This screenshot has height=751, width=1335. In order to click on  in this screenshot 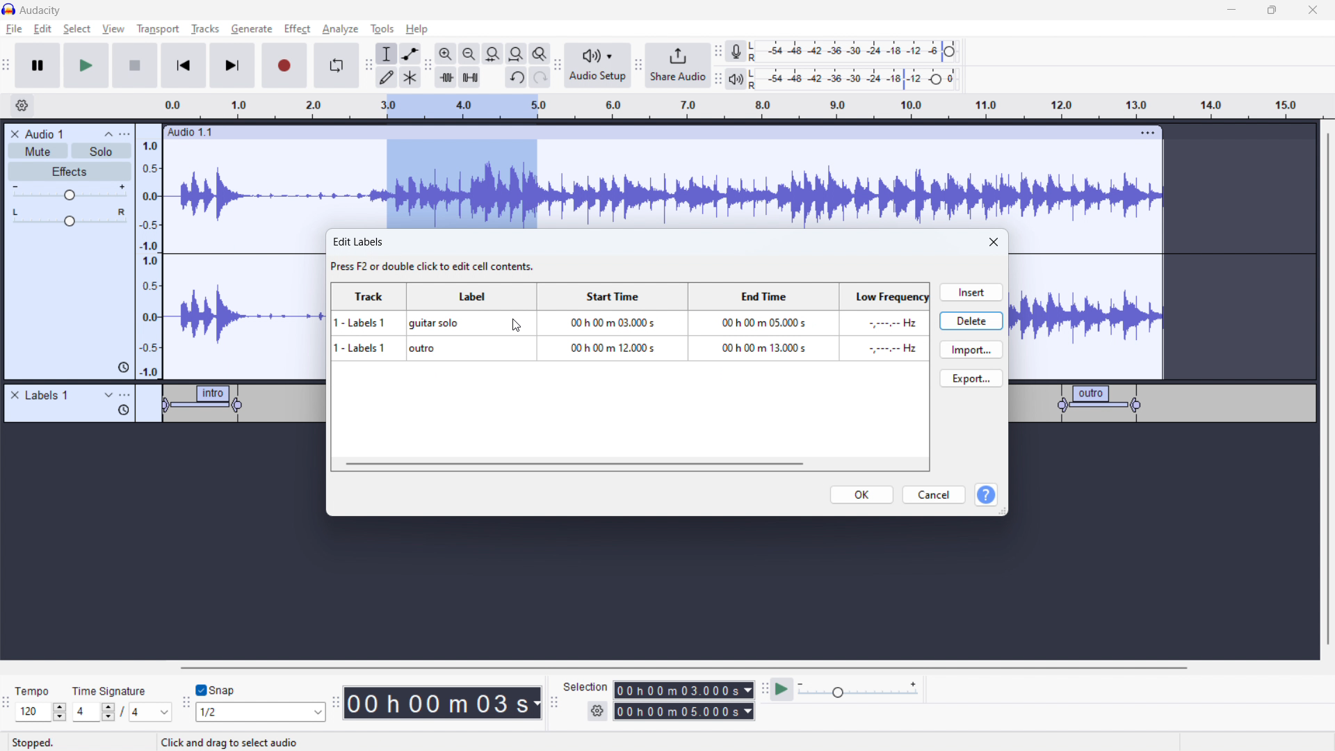, I will do `click(754, 79)`.